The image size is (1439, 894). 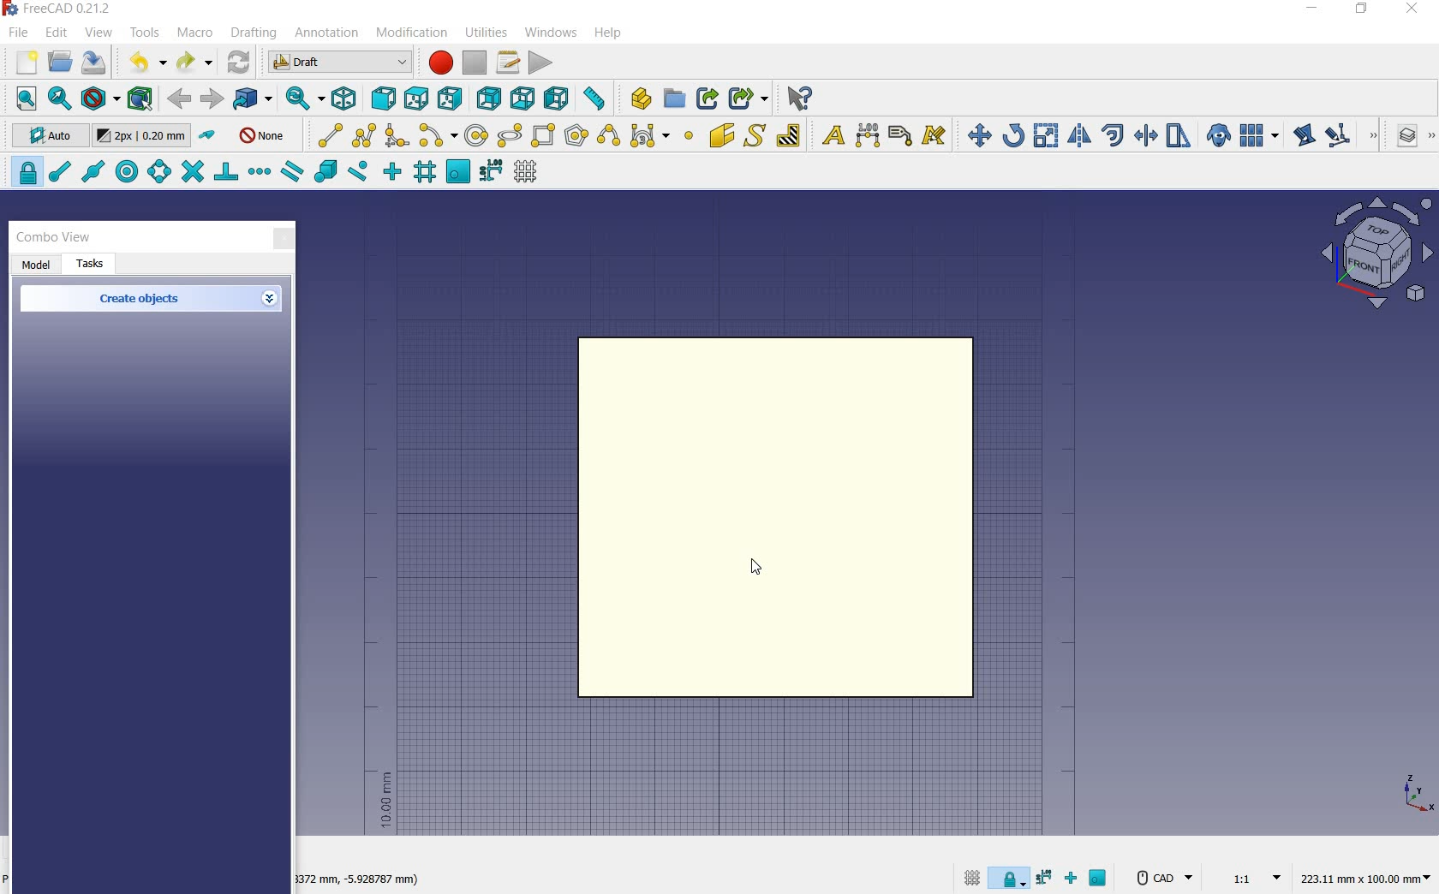 What do you see at coordinates (528, 172) in the screenshot?
I see `toggle grid` at bounding box center [528, 172].